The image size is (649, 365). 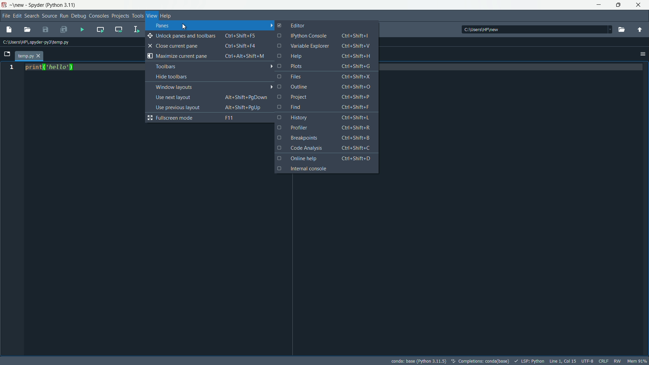 I want to click on c:\users\hp\new, so click(x=481, y=29).